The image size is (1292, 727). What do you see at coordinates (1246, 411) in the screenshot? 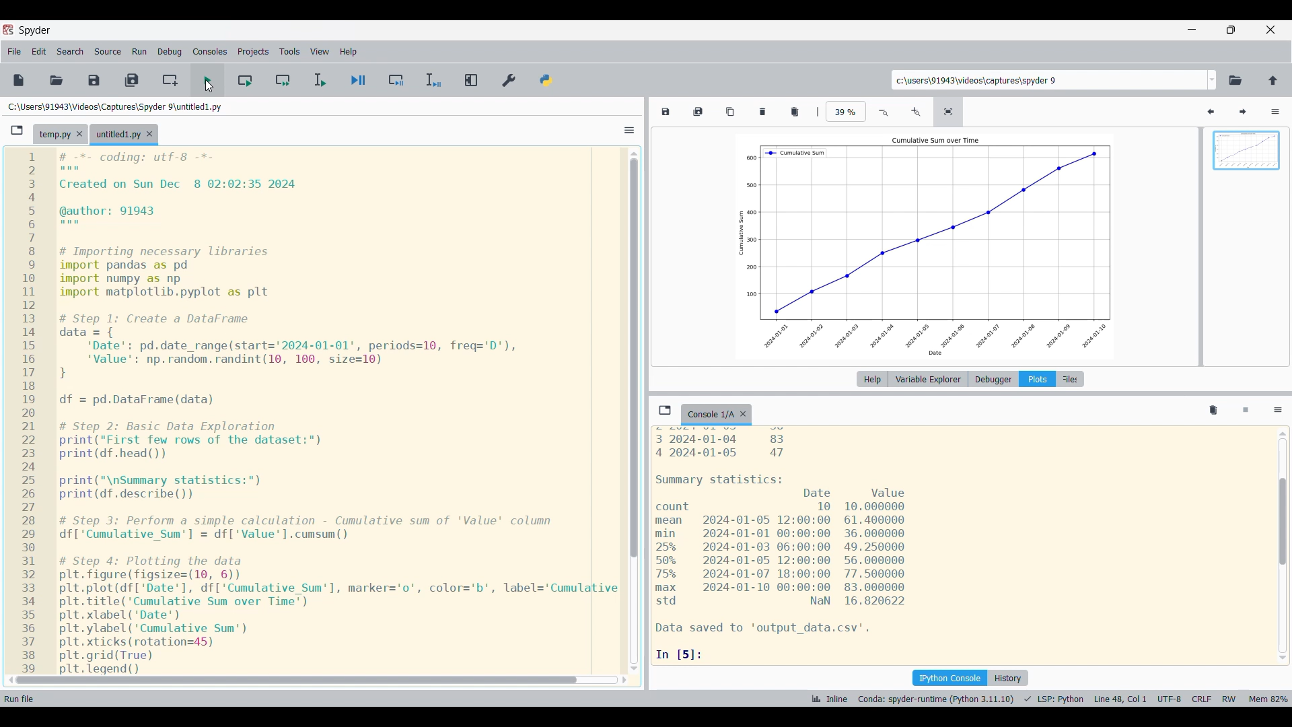
I see `Interrupt kernel` at bounding box center [1246, 411].